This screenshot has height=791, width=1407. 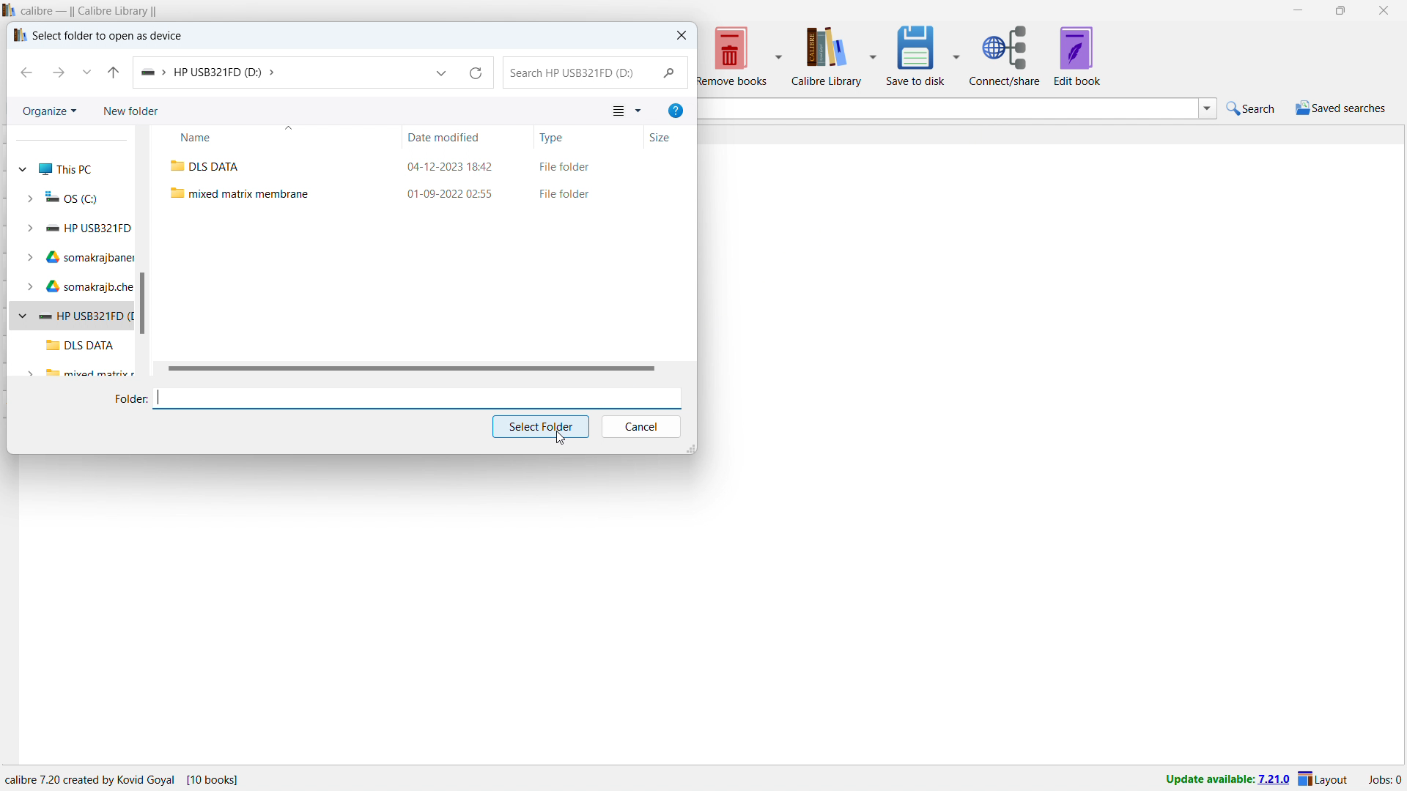 What do you see at coordinates (874, 56) in the screenshot?
I see `calibre library options` at bounding box center [874, 56].